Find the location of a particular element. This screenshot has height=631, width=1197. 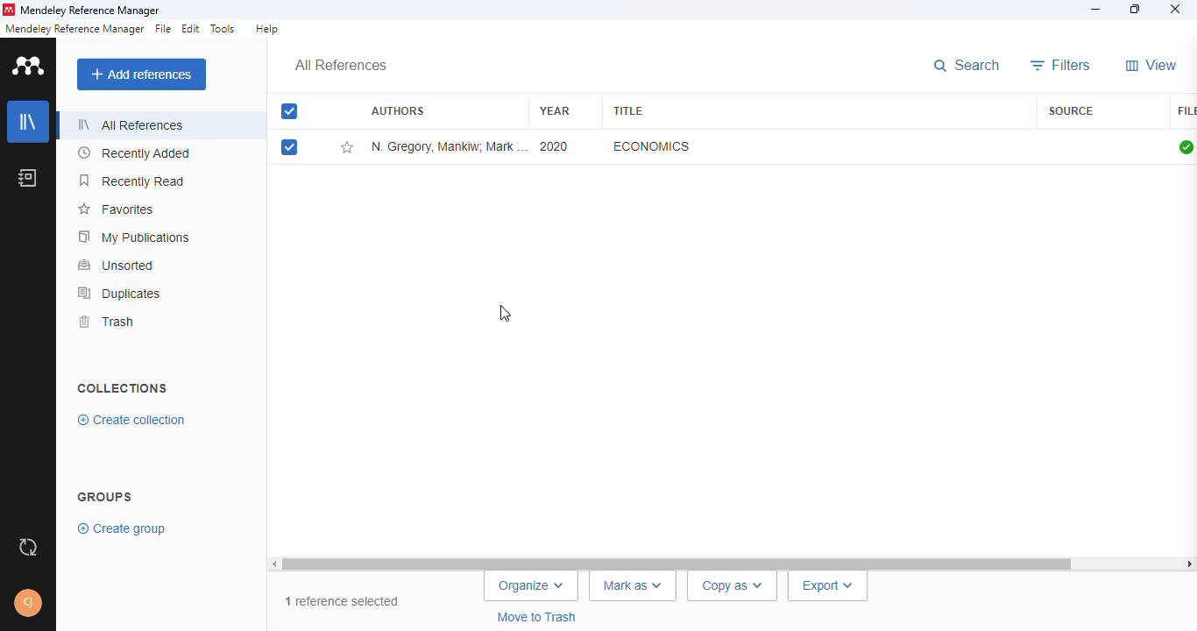

all references is located at coordinates (341, 65).